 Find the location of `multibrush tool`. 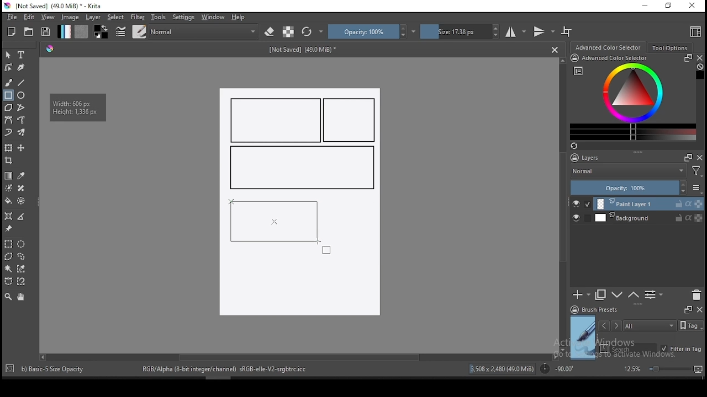

multibrush tool is located at coordinates (22, 133).